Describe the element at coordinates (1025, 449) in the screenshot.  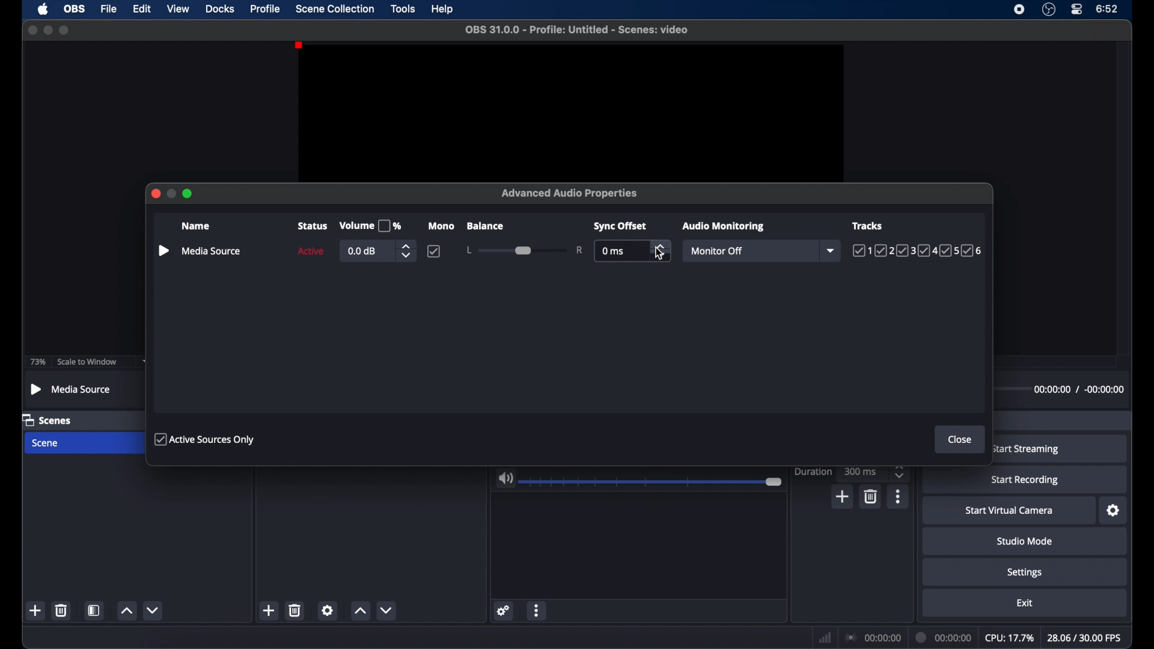
I see `start streaming` at that location.